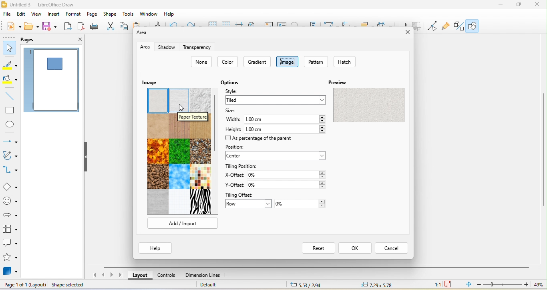  Describe the element at coordinates (234, 185) in the screenshot. I see `y offset` at that location.